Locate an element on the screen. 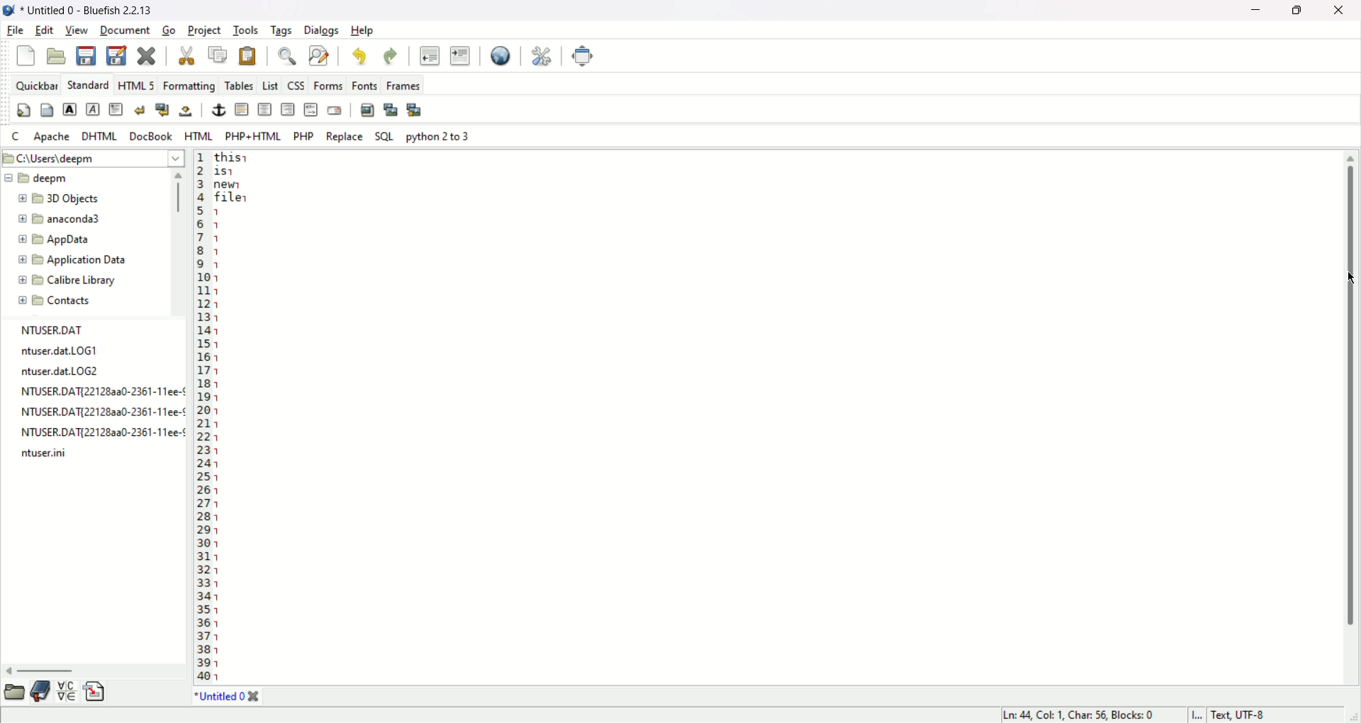  close is located at coordinates (147, 57).